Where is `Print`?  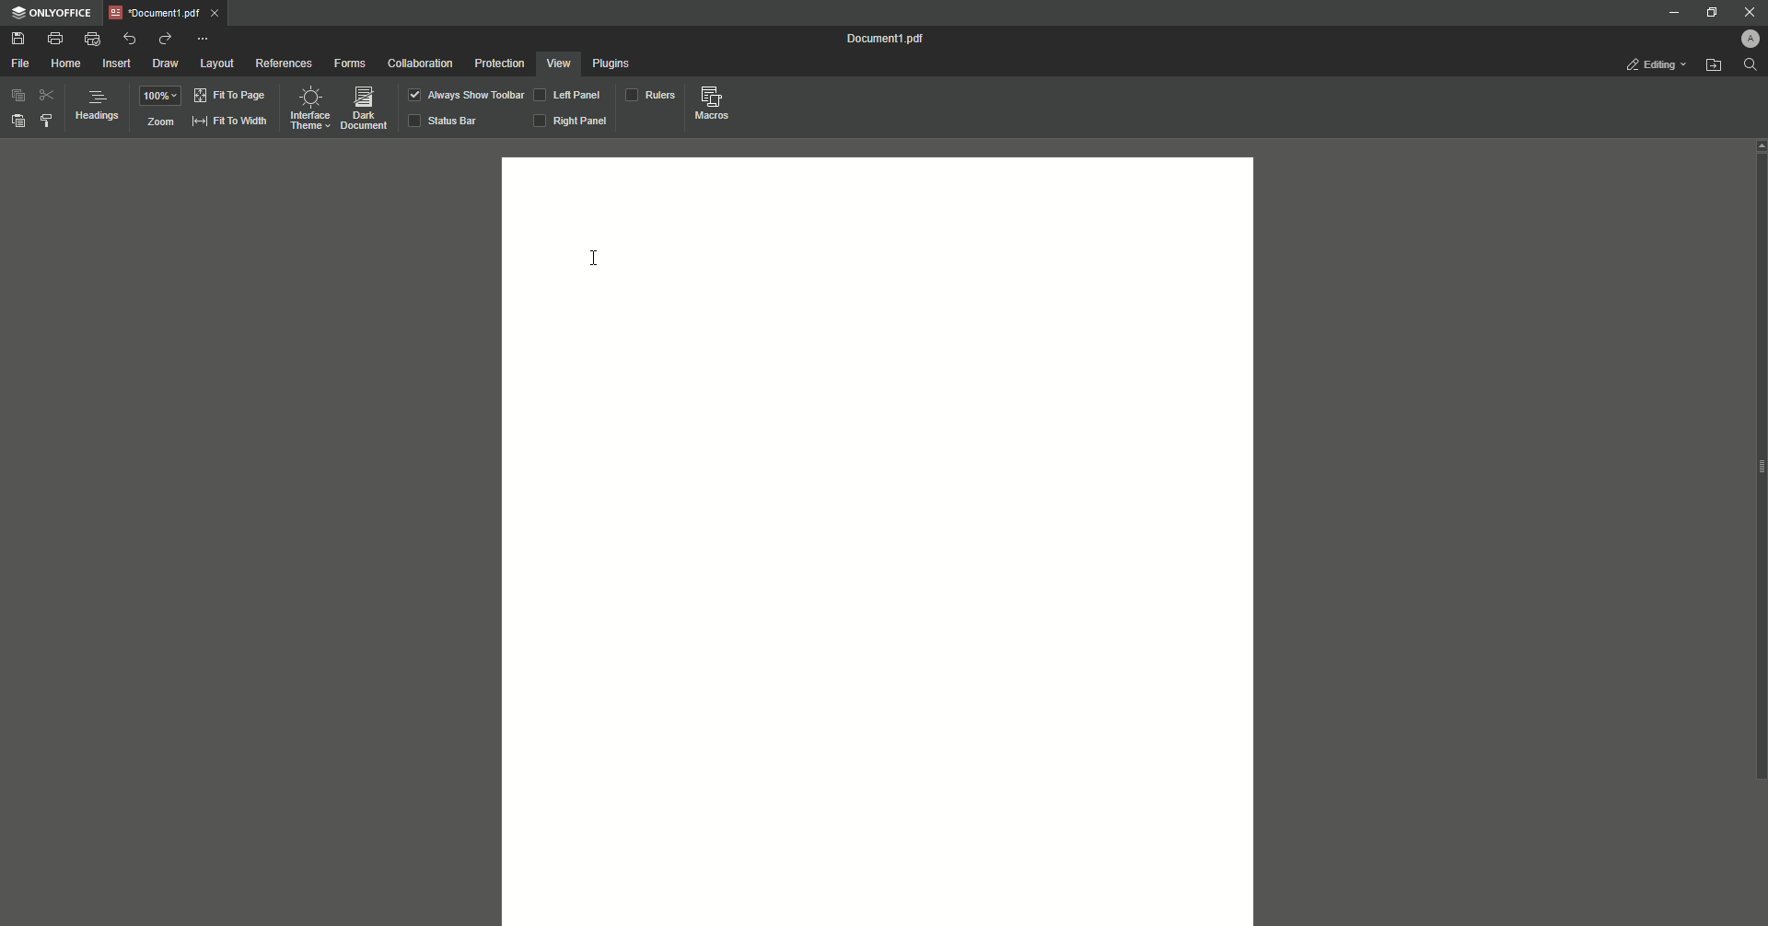
Print is located at coordinates (54, 37).